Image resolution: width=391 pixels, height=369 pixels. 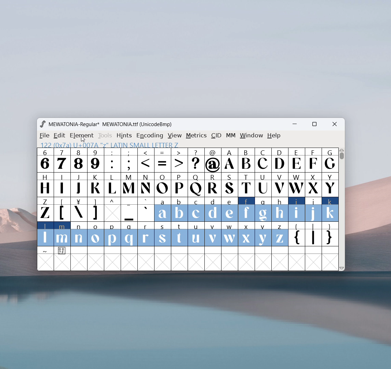 I want to click on E, so click(x=296, y=160).